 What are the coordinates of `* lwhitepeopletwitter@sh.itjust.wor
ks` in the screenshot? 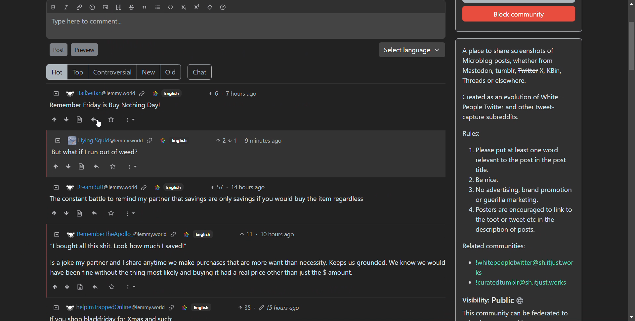 It's located at (519, 266).